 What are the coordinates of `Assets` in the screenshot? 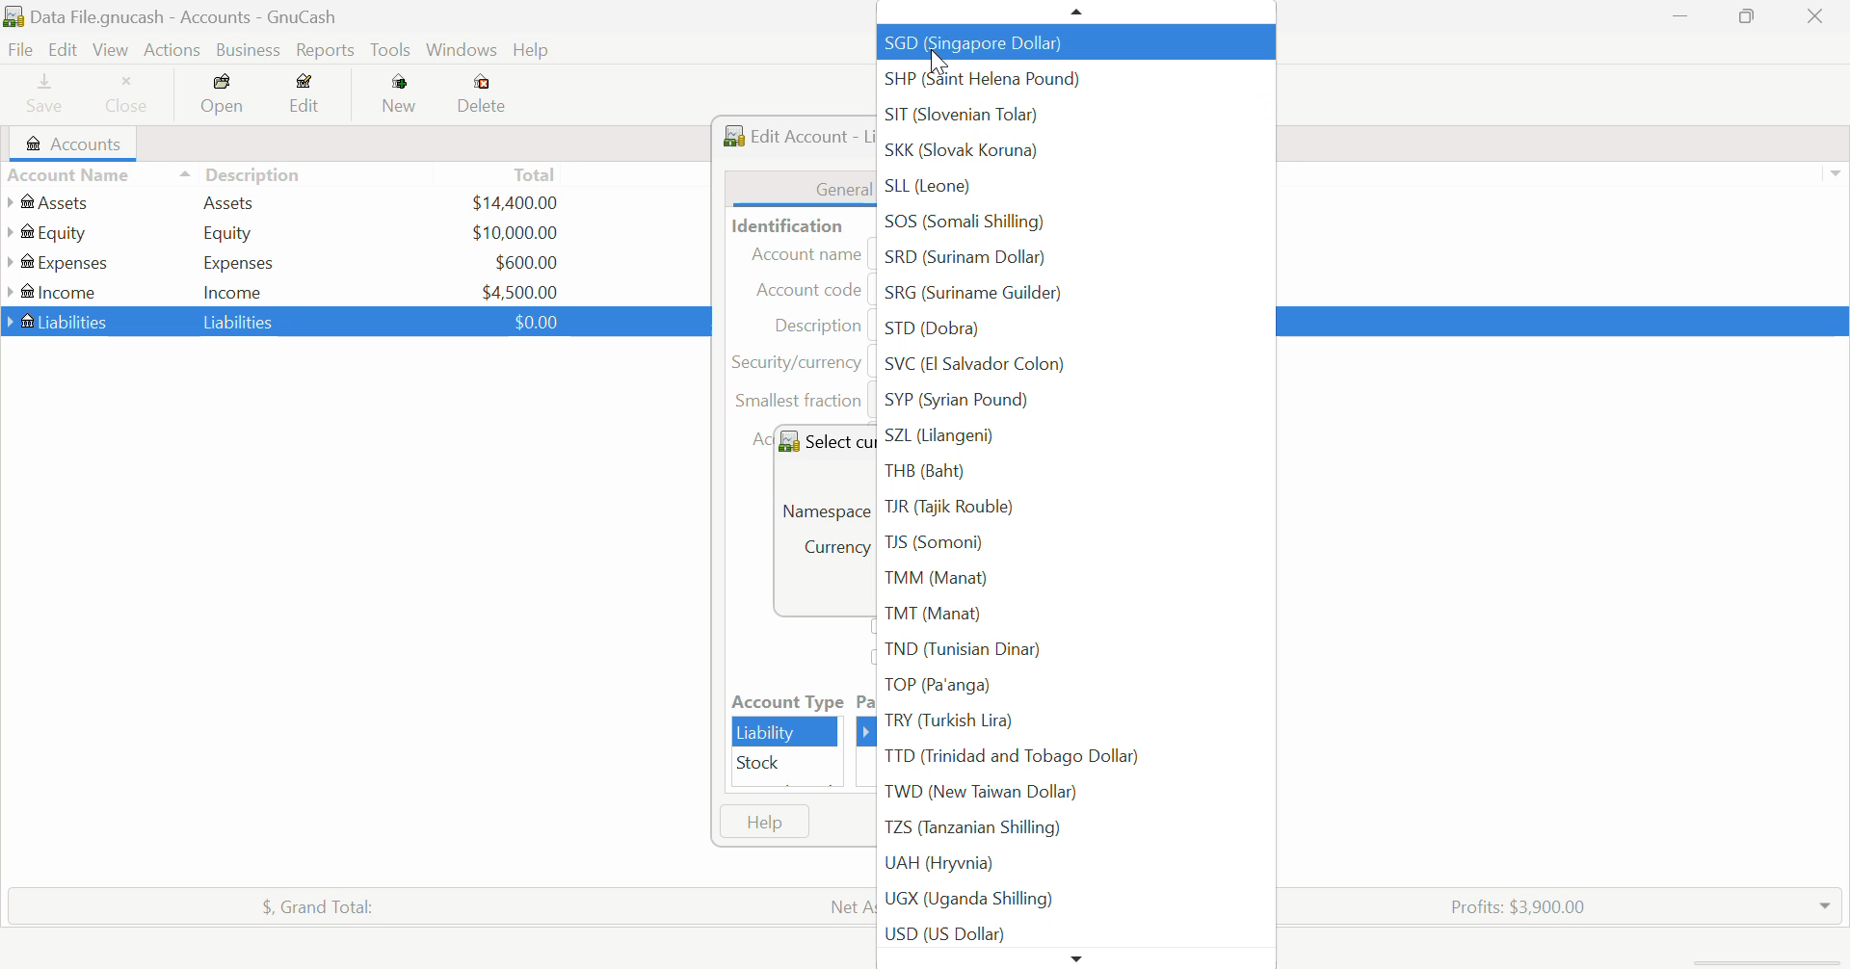 It's located at (229, 201).